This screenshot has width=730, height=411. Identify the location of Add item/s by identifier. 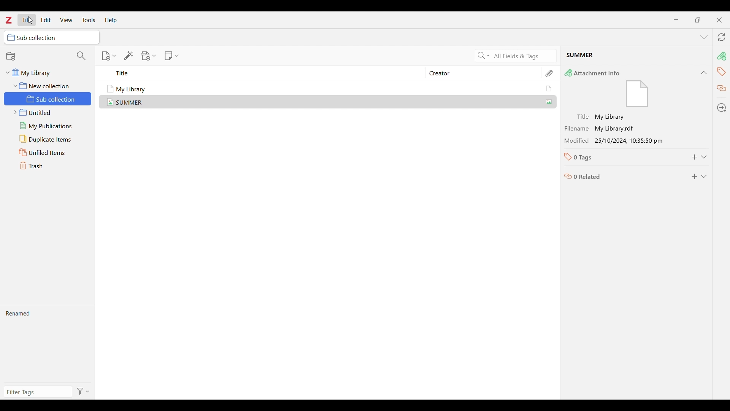
(129, 56).